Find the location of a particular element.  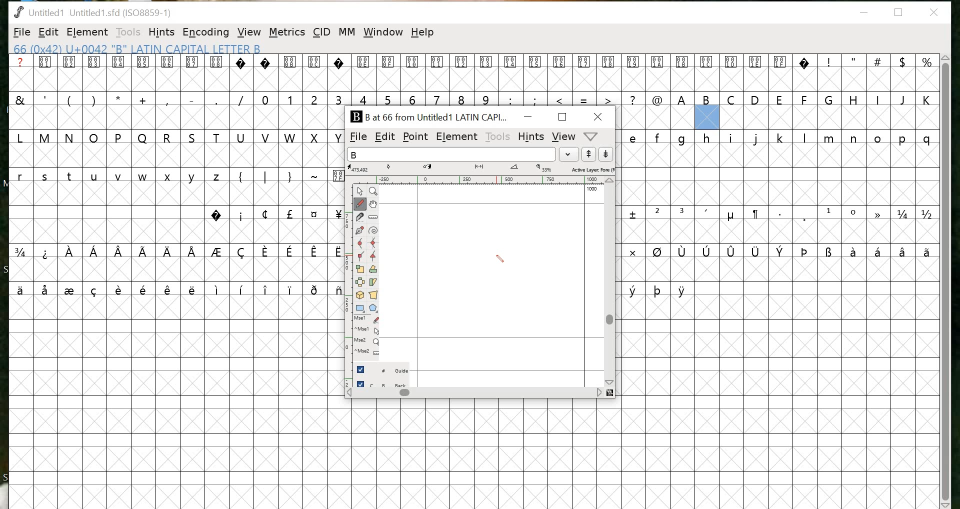

Mouse left button + Ctrl is located at coordinates (369, 331).